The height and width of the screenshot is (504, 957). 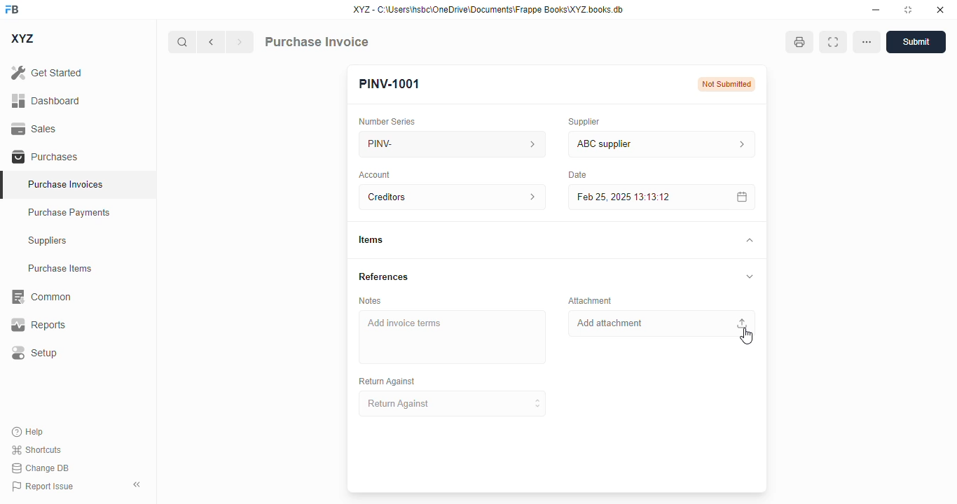 I want to click on reports, so click(x=39, y=325).